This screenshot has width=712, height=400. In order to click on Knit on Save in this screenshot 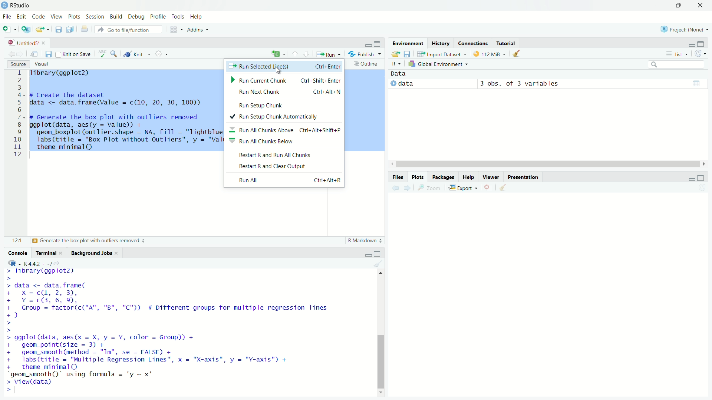, I will do `click(73, 55)`.